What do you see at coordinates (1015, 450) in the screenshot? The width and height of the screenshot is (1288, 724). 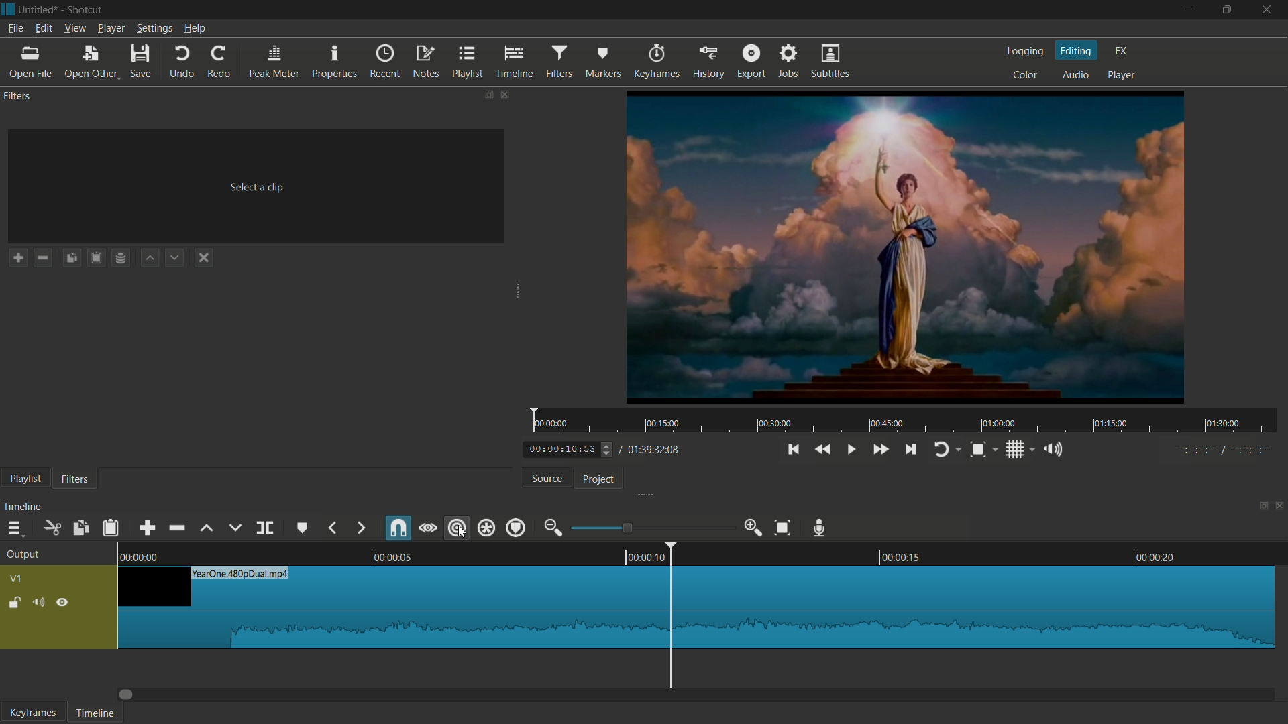 I see `toggle grid` at bounding box center [1015, 450].